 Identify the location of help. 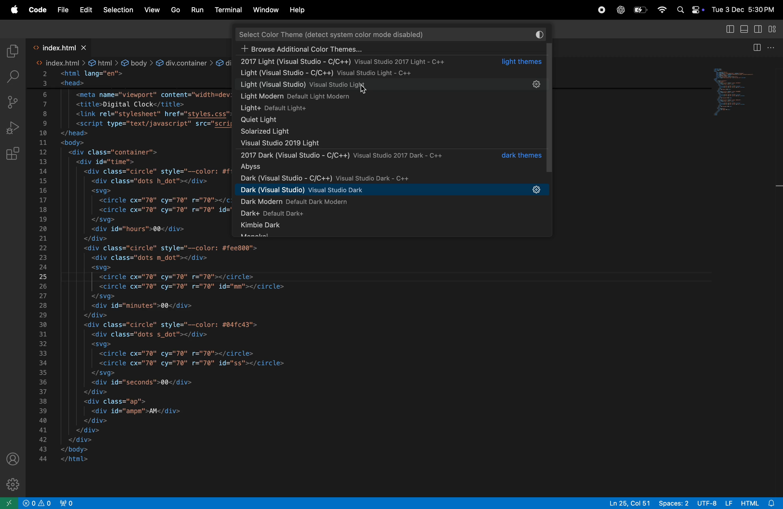
(299, 9).